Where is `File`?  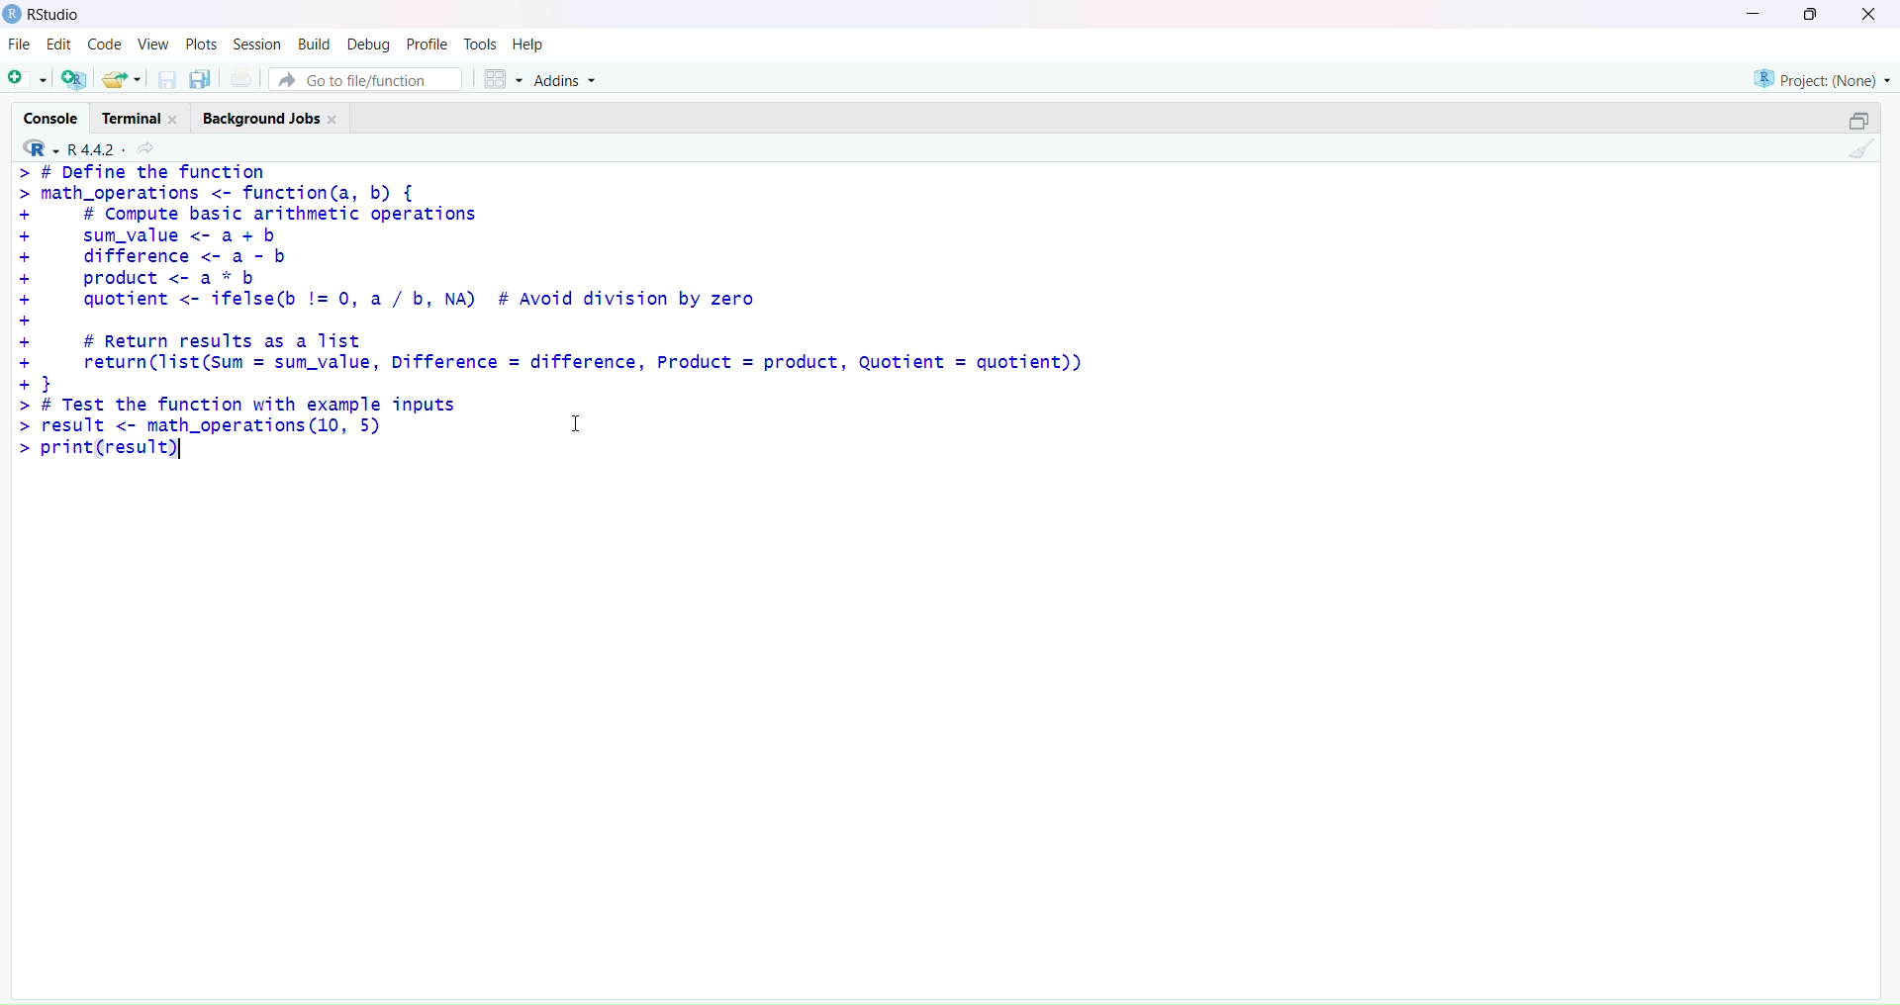 File is located at coordinates (17, 46).